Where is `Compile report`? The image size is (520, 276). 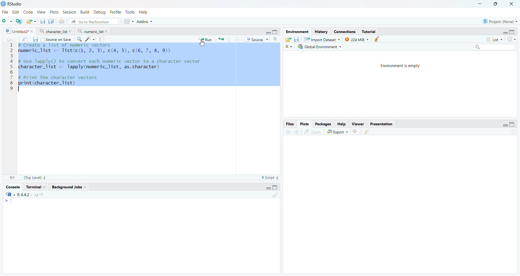
Compile report is located at coordinates (102, 39).